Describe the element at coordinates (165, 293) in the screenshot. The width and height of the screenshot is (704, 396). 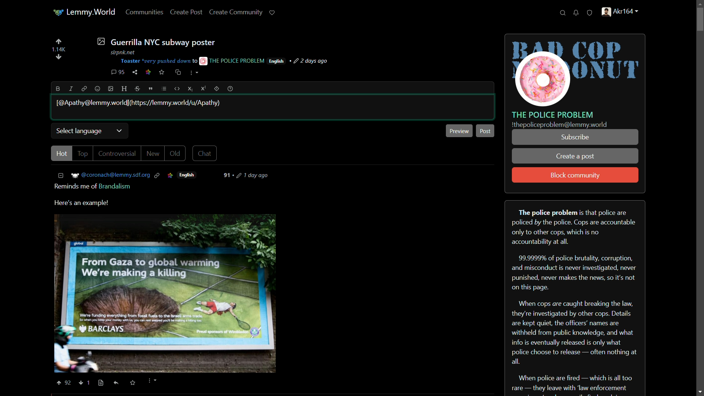
I see `image` at that location.